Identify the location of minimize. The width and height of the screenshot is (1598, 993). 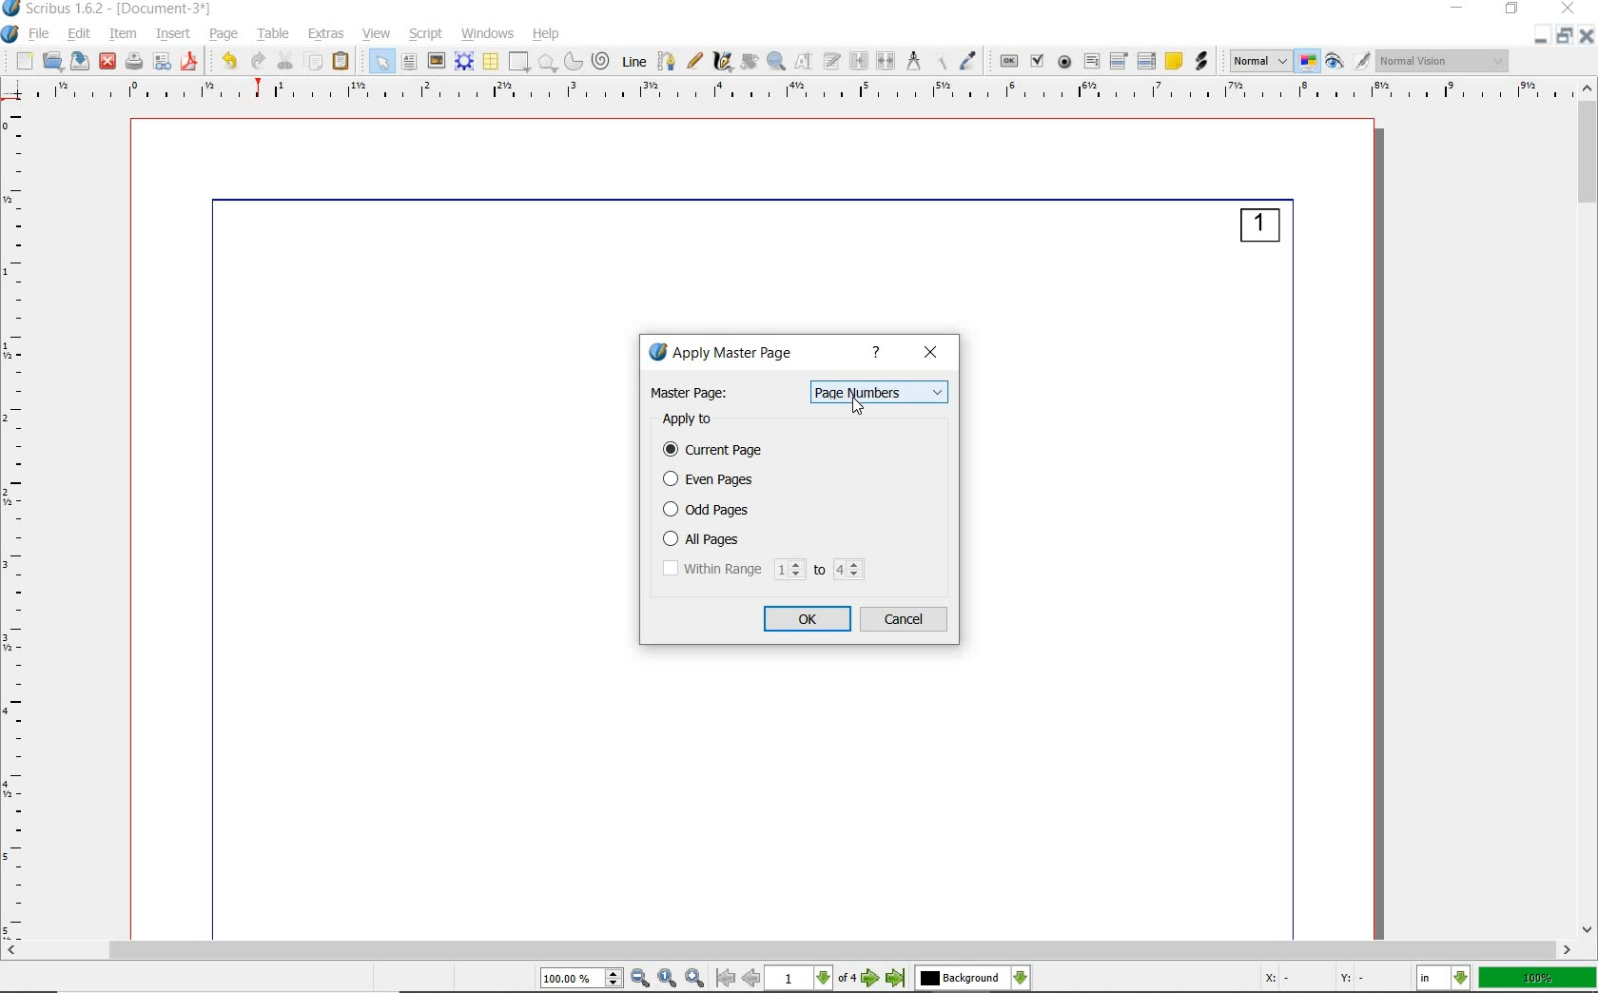
(1461, 8).